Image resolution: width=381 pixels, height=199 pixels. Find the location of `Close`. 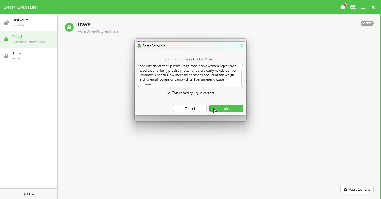

Close is located at coordinates (240, 47).